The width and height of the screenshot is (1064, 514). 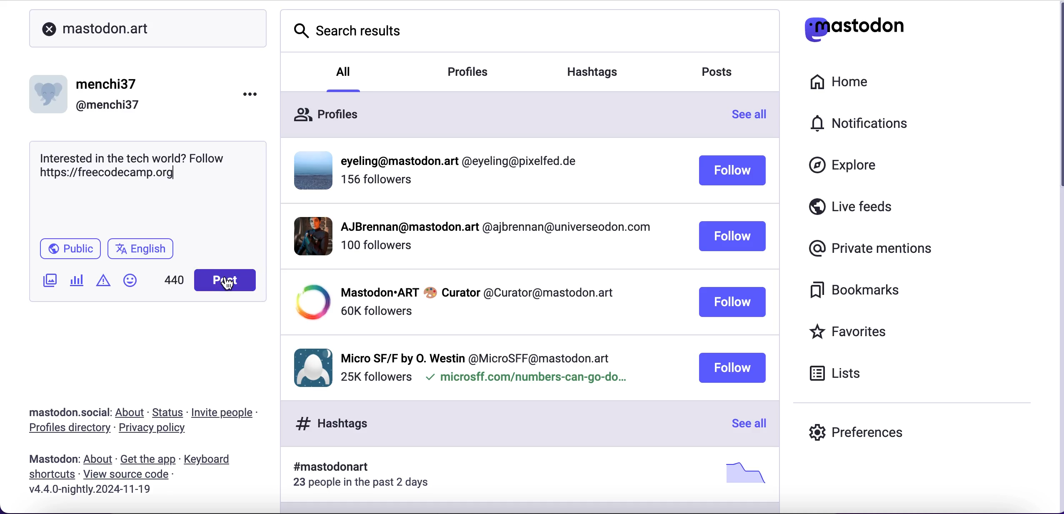 What do you see at coordinates (167, 411) in the screenshot?
I see `status` at bounding box center [167, 411].